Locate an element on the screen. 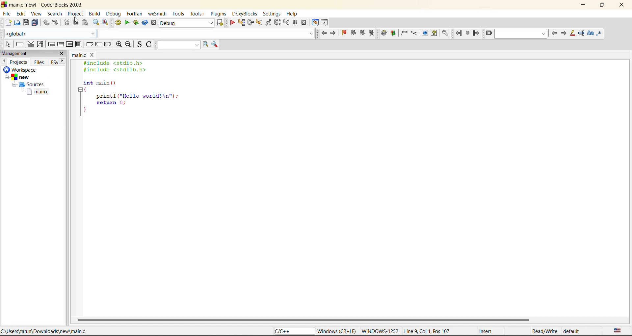 The image size is (632, 336). selection is located at coordinates (41, 44).